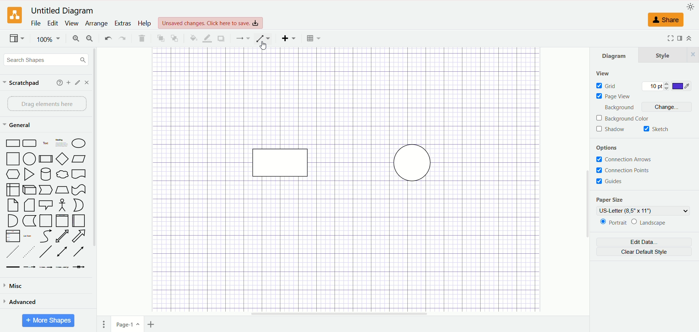 This screenshot has width=699, height=332. I want to click on grid, so click(604, 85).